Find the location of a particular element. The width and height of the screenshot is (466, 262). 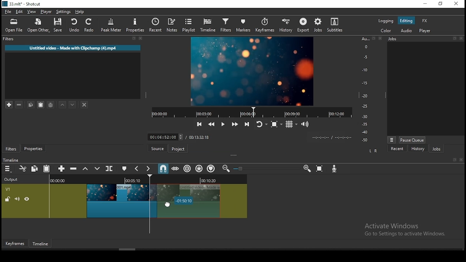

recent is located at coordinates (155, 25).